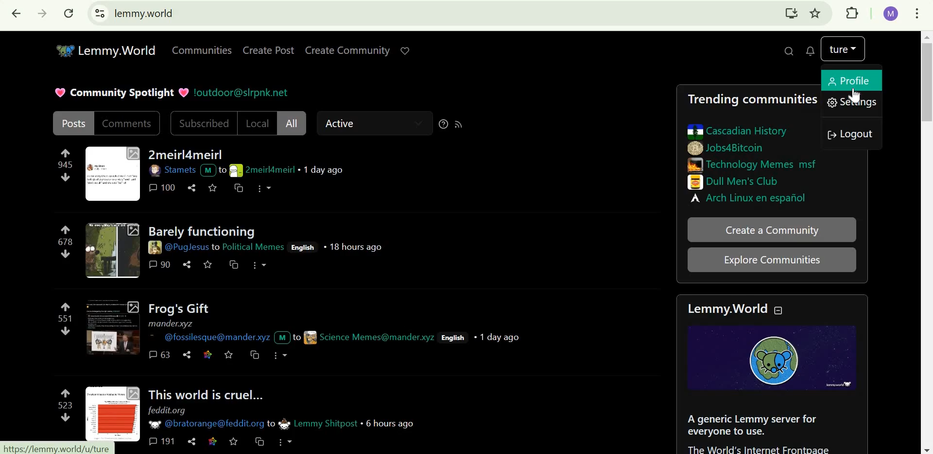 The height and width of the screenshot is (454, 933). Describe the element at coordinates (204, 124) in the screenshot. I see `subscribed` at that location.